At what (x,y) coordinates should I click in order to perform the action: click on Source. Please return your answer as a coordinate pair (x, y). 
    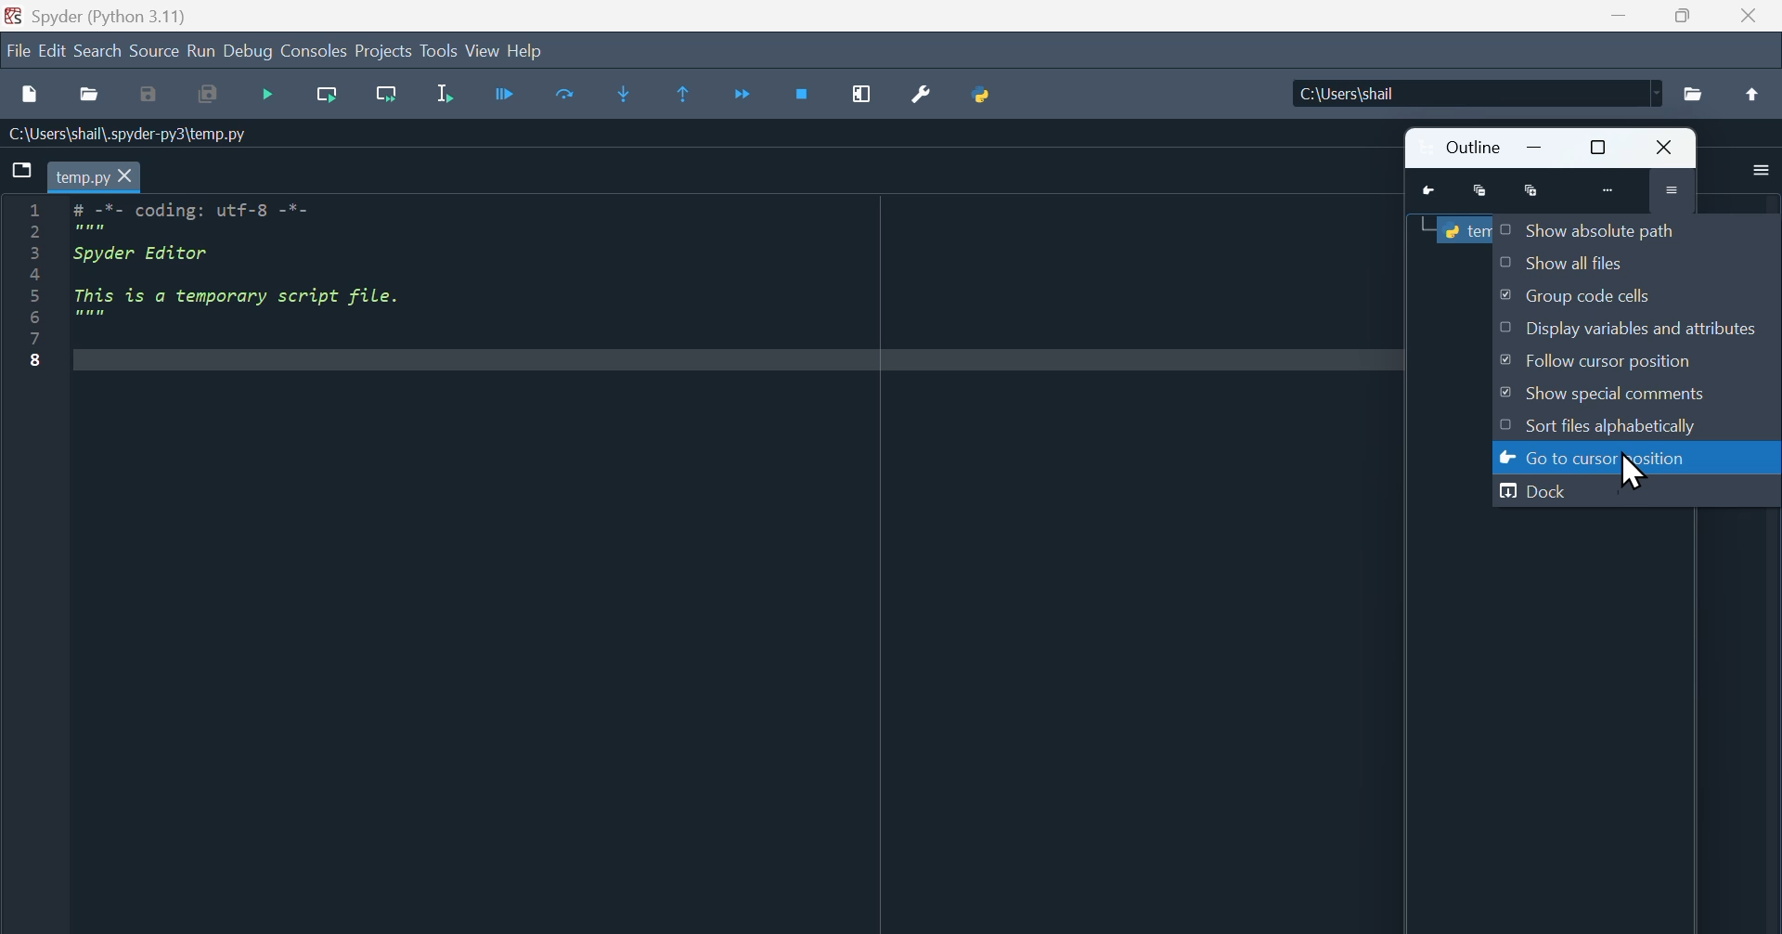
    Looking at the image, I should click on (154, 48).